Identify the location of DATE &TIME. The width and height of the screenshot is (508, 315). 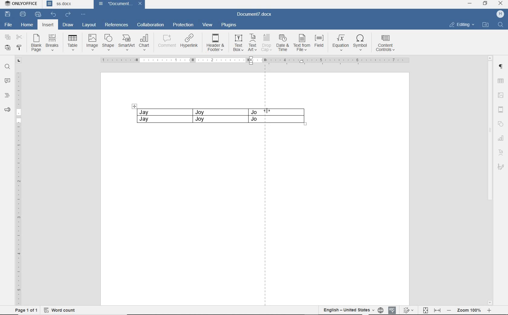
(282, 43).